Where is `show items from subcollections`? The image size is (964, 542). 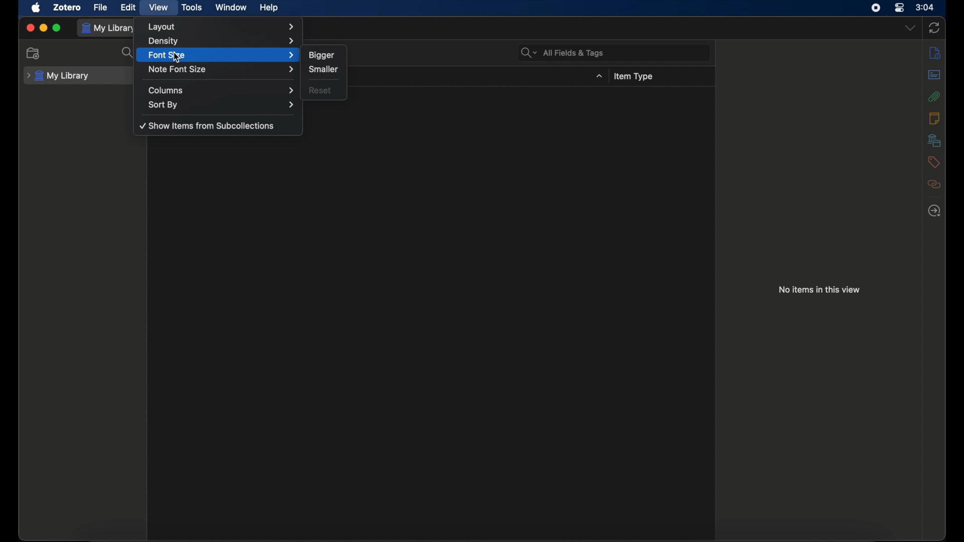
show items from subcollections is located at coordinates (208, 125).